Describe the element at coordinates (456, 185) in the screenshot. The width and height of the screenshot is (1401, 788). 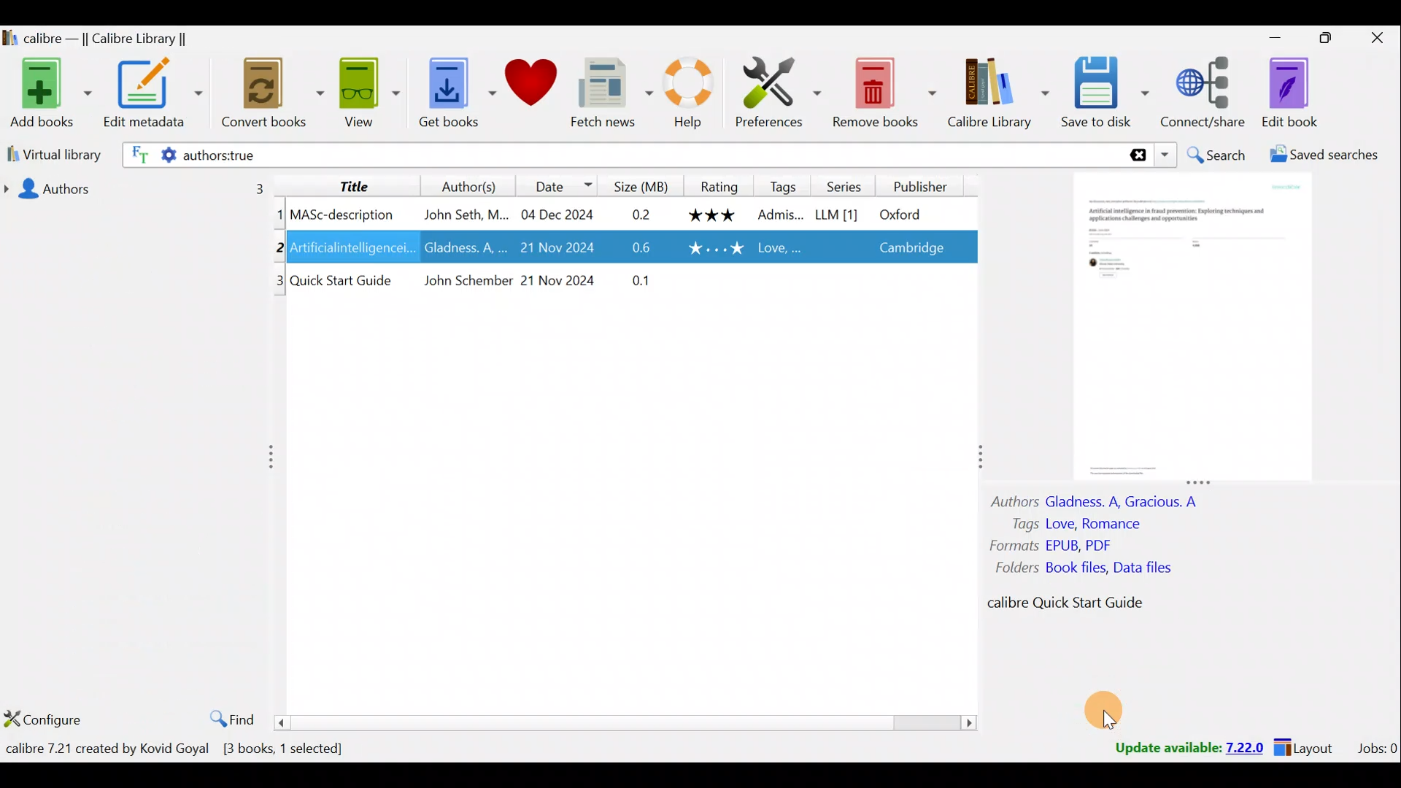
I see `Authors` at that location.